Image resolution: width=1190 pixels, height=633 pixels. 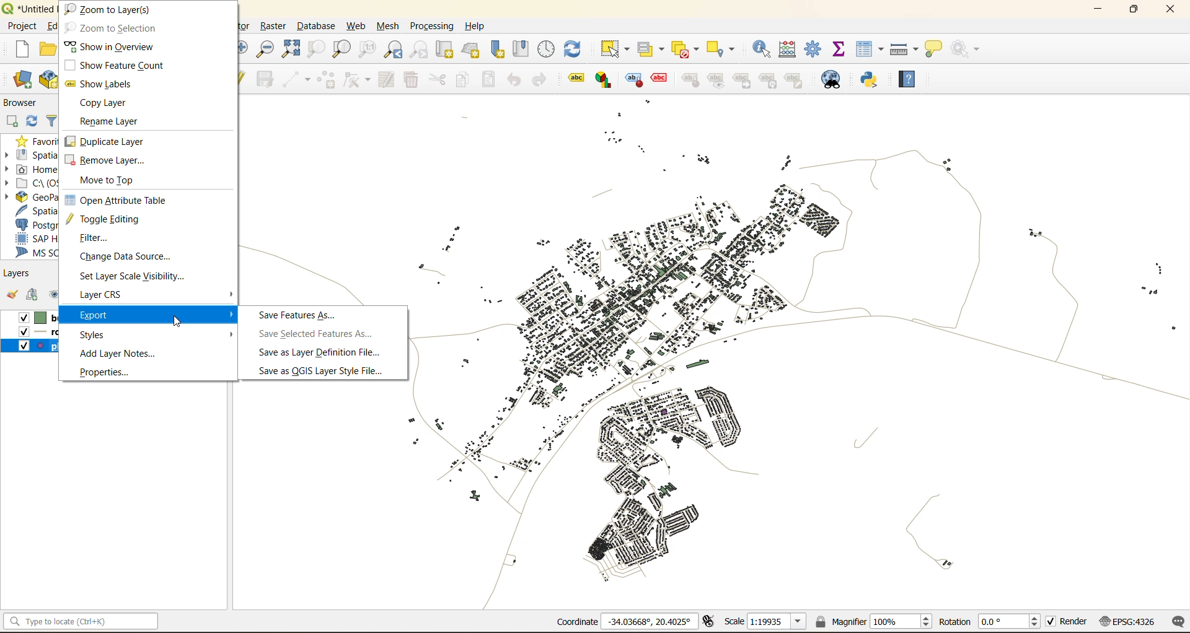 I want to click on new spatial bookmark, so click(x=501, y=50).